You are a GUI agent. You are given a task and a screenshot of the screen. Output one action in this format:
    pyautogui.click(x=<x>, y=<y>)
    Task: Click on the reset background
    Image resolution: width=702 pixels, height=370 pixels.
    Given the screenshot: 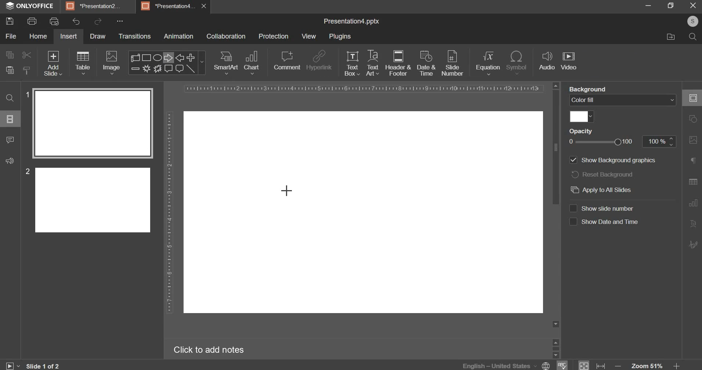 What is the action you would take?
    pyautogui.click(x=602, y=175)
    